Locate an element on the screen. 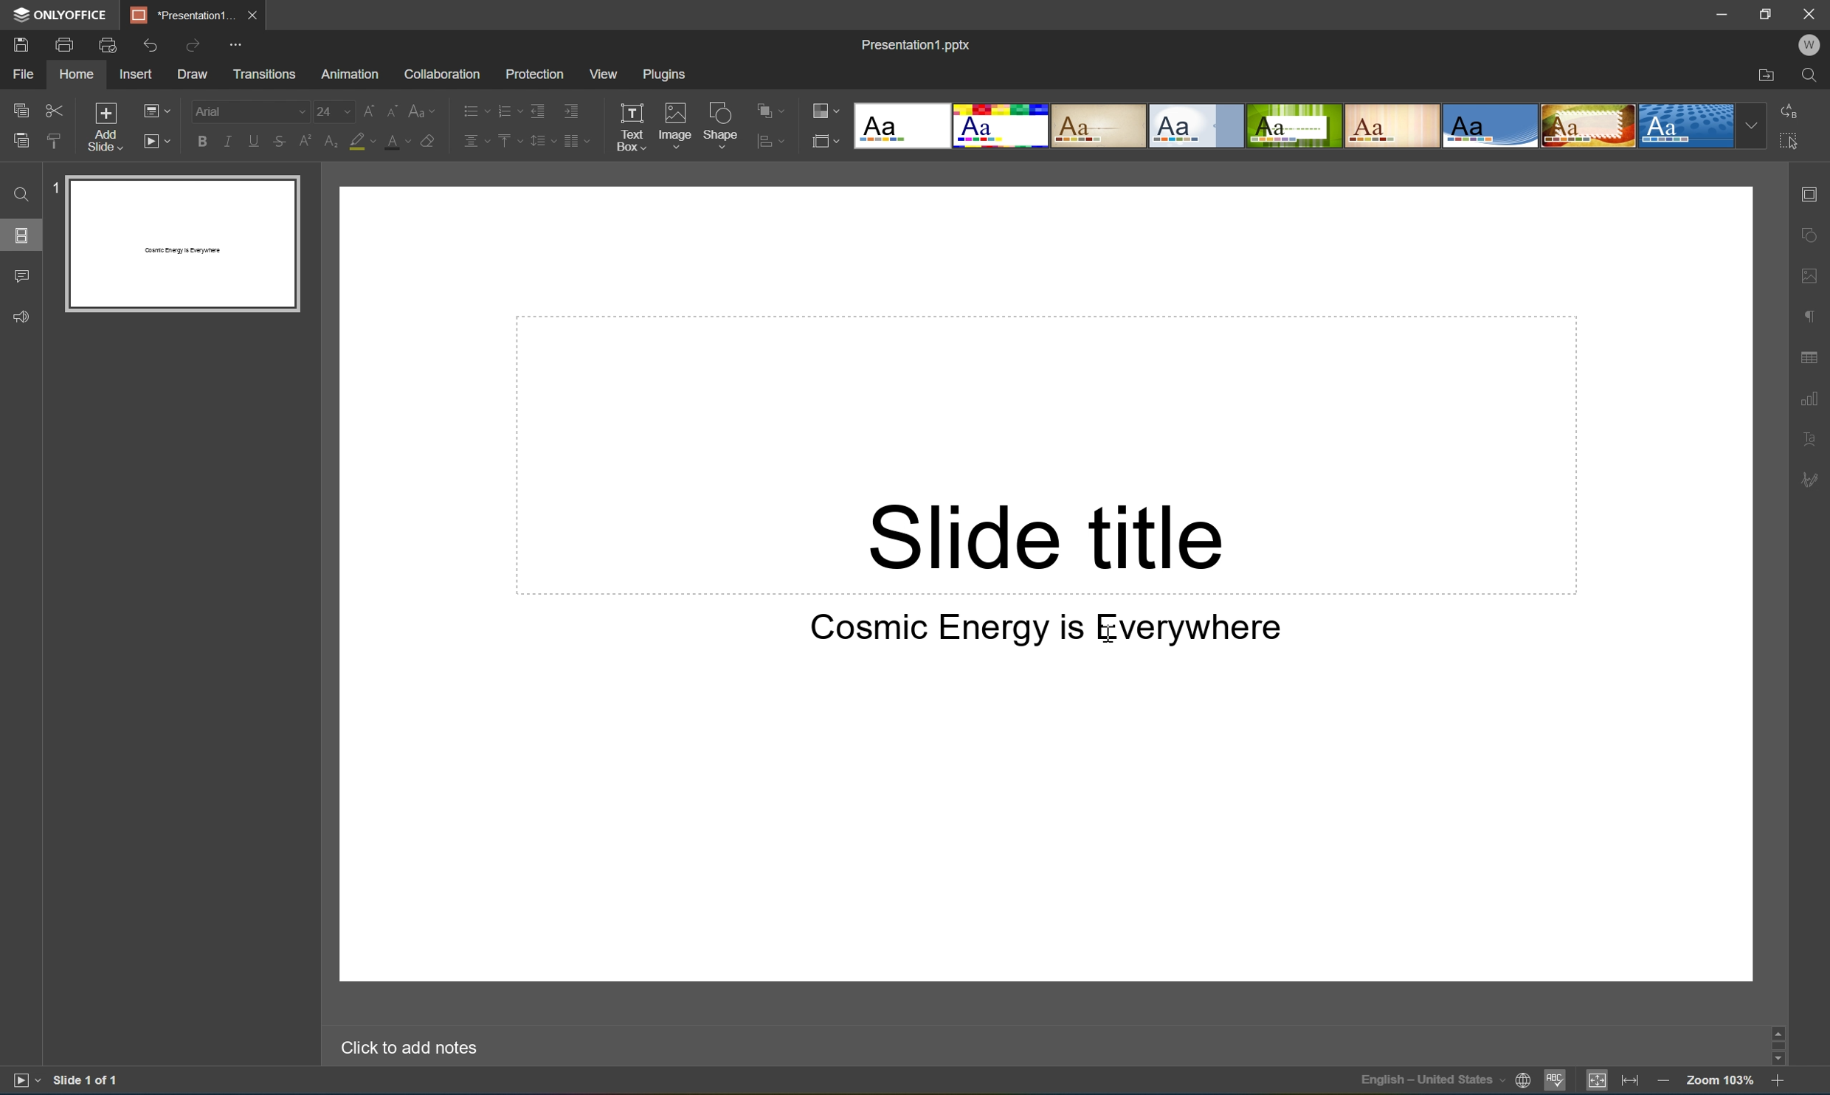  Plugins is located at coordinates (669, 77).